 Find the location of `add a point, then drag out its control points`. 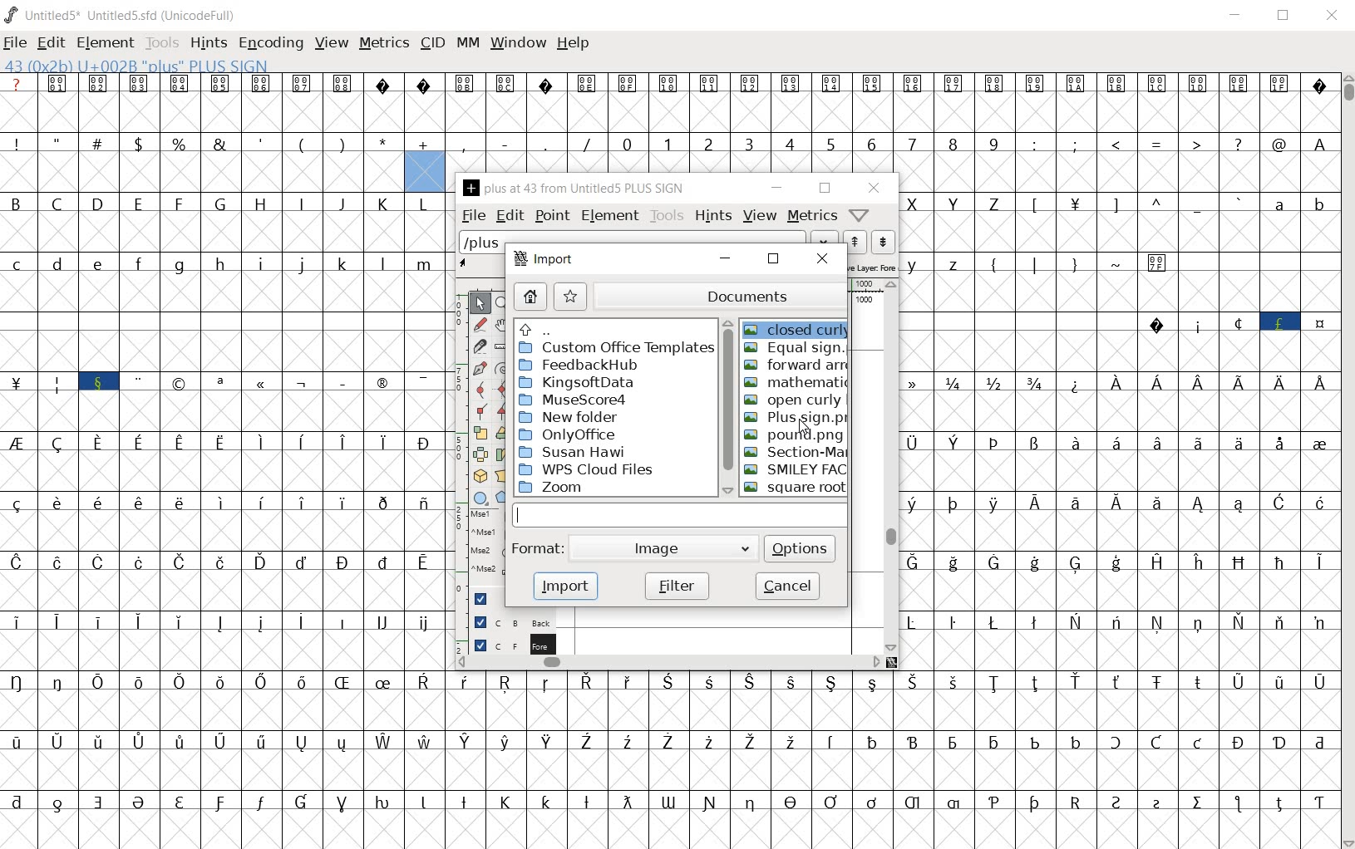

add a point, then drag out its control points is located at coordinates (480, 369).